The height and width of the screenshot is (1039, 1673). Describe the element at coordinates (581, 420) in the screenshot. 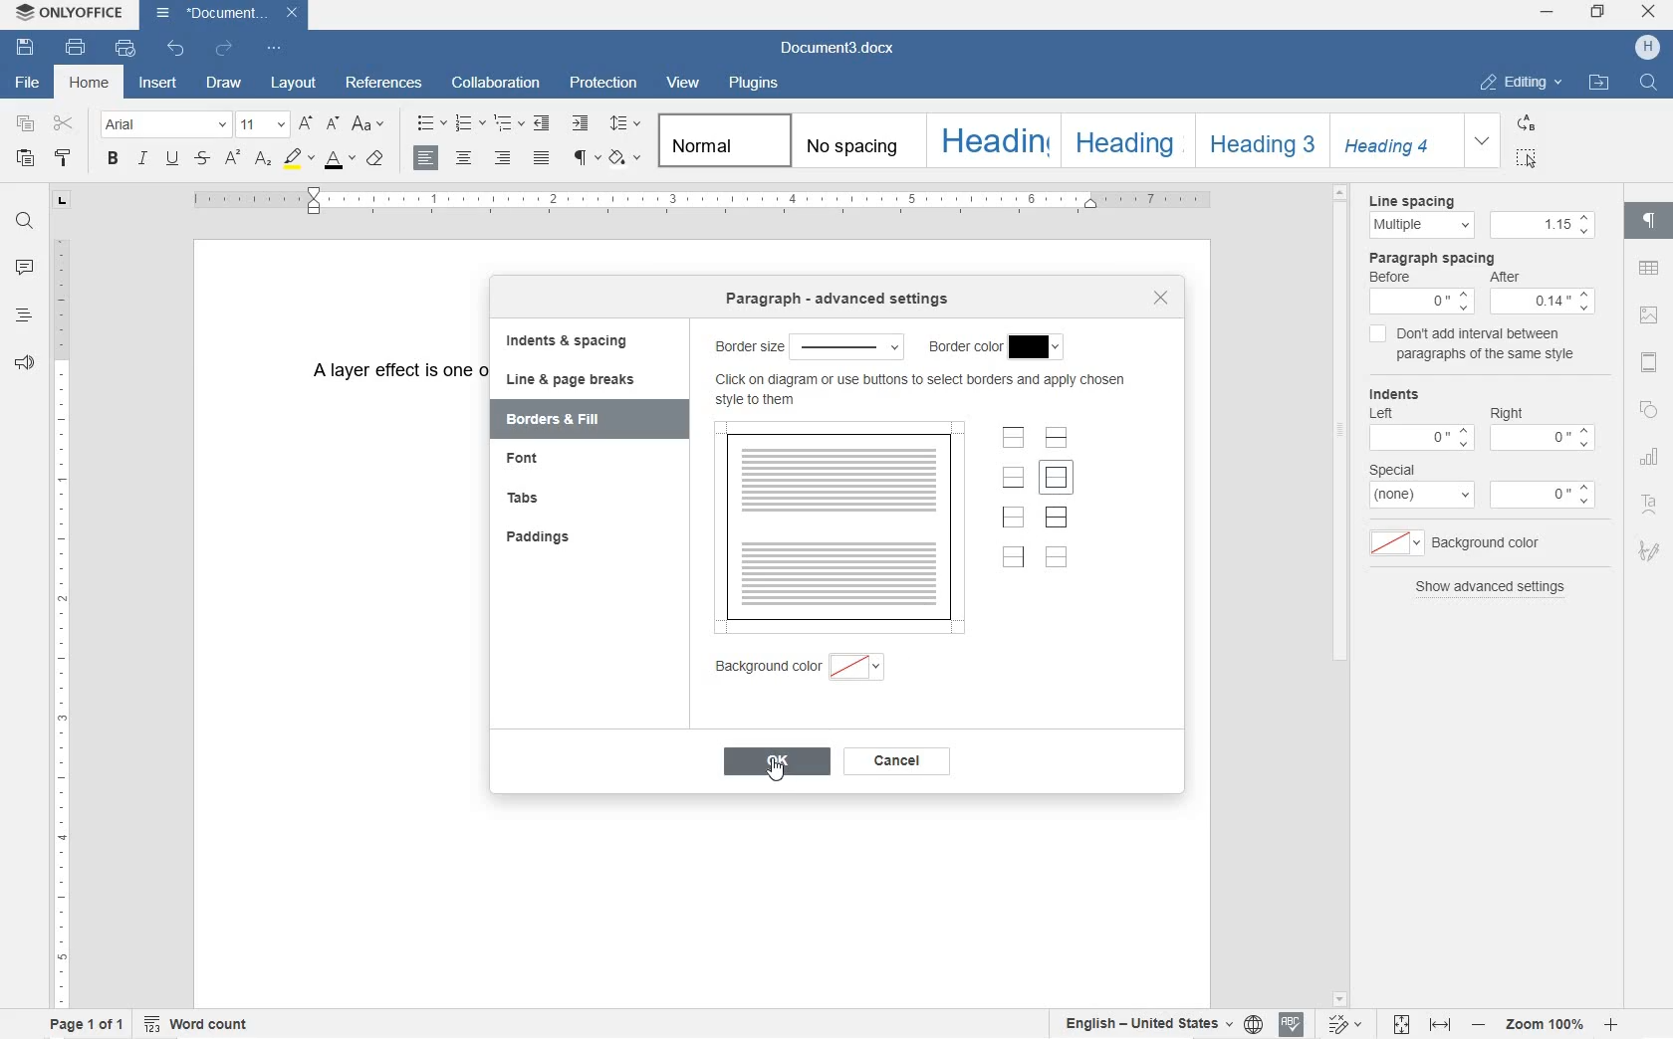

I see `borders & fill` at that location.